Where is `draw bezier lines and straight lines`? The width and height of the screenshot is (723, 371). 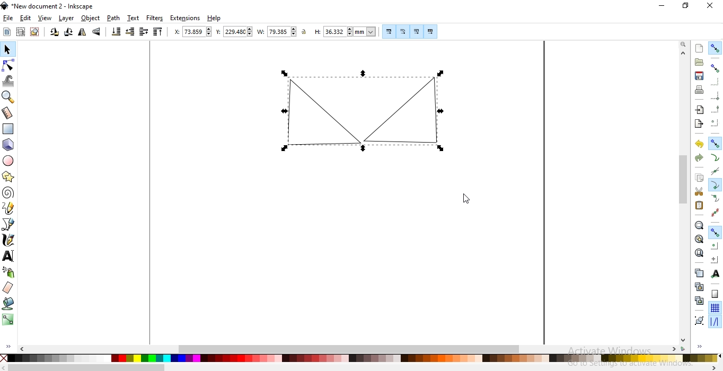 draw bezier lines and straight lines is located at coordinates (10, 225).